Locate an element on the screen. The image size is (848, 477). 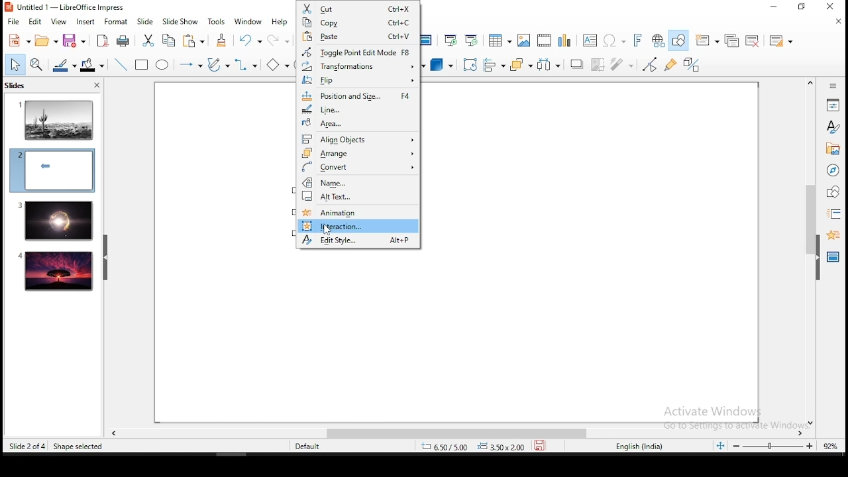
rectangle is located at coordinates (142, 66).